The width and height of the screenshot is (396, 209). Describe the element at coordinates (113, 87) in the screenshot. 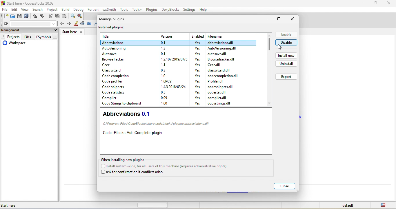

I see `code snippets` at that location.